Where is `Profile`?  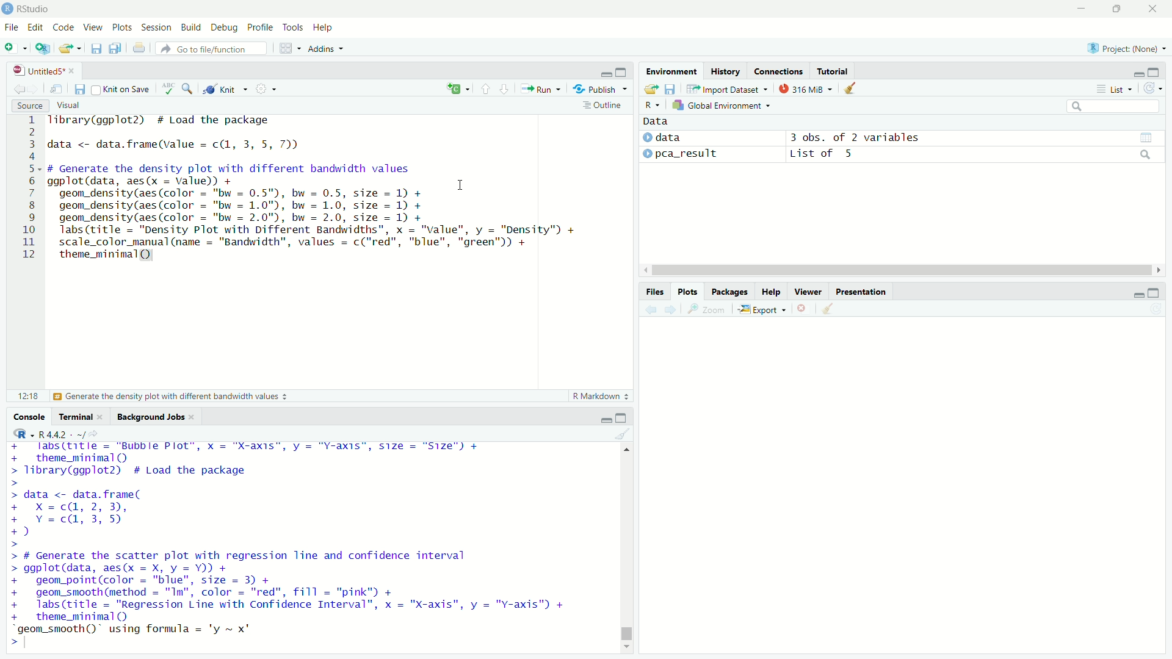 Profile is located at coordinates (260, 26).